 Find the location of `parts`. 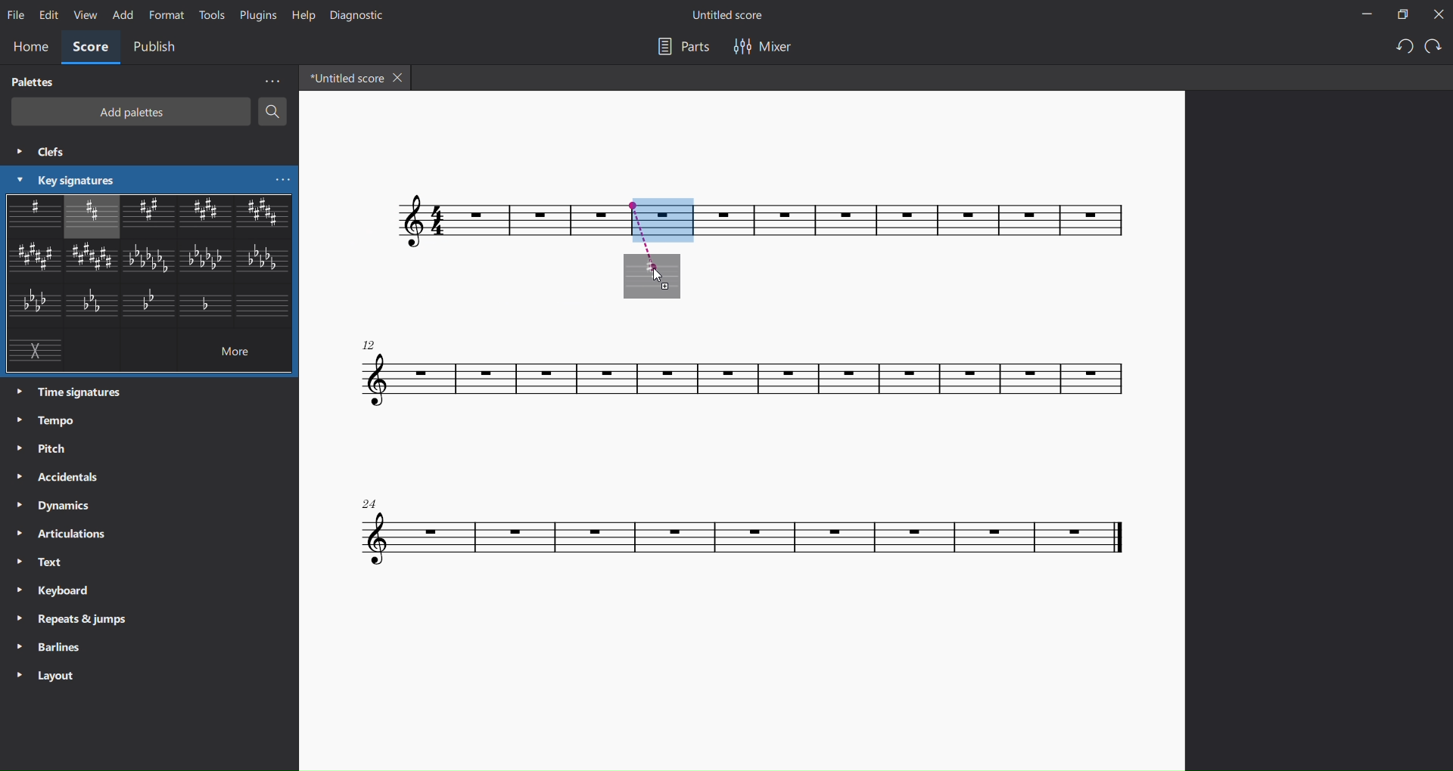

parts is located at coordinates (680, 45).